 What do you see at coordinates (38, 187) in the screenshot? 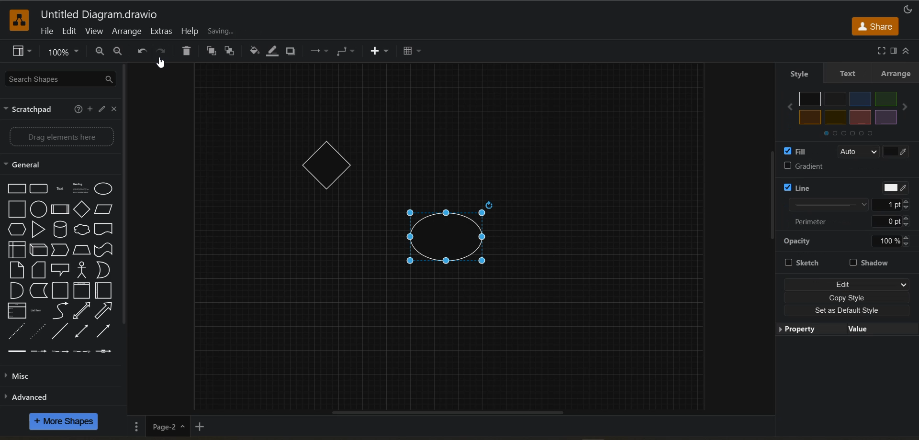
I see `rounded rectangle` at bounding box center [38, 187].